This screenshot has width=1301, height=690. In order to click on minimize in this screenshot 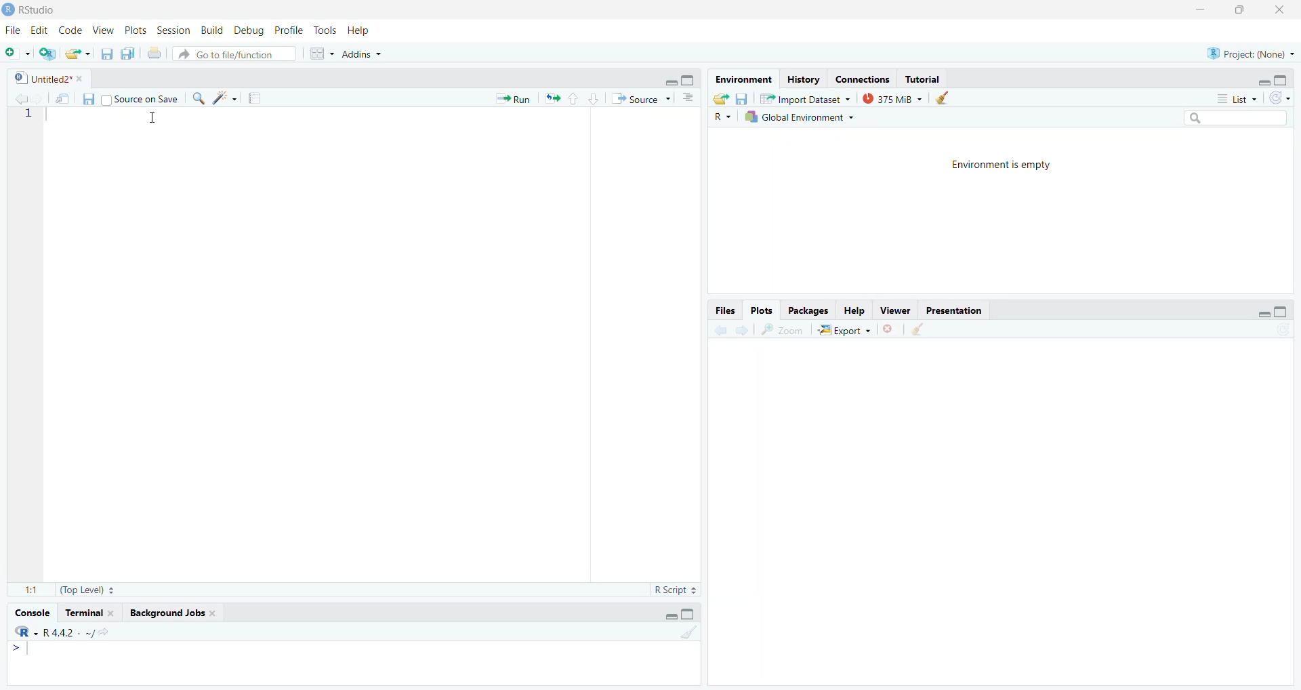, I will do `click(1200, 12)`.